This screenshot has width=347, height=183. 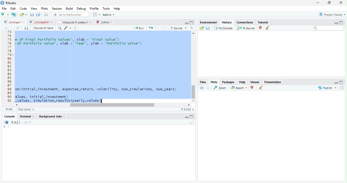 I want to click on Find and replace, so click(x=60, y=28).